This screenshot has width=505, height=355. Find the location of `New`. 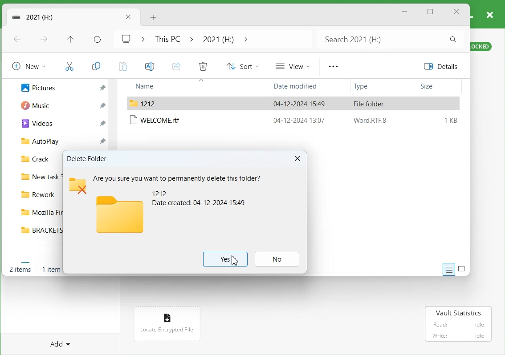

New is located at coordinates (29, 65).